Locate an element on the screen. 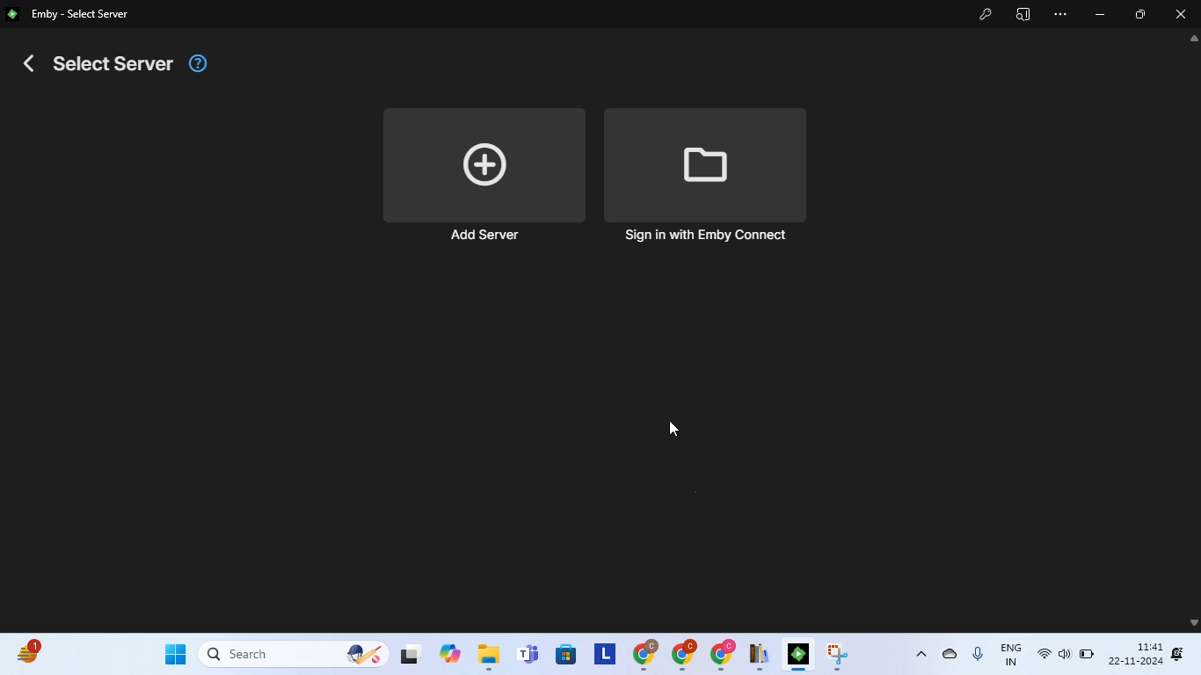 The height and width of the screenshot is (675, 1201). open sidebar search is located at coordinates (1023, 14).